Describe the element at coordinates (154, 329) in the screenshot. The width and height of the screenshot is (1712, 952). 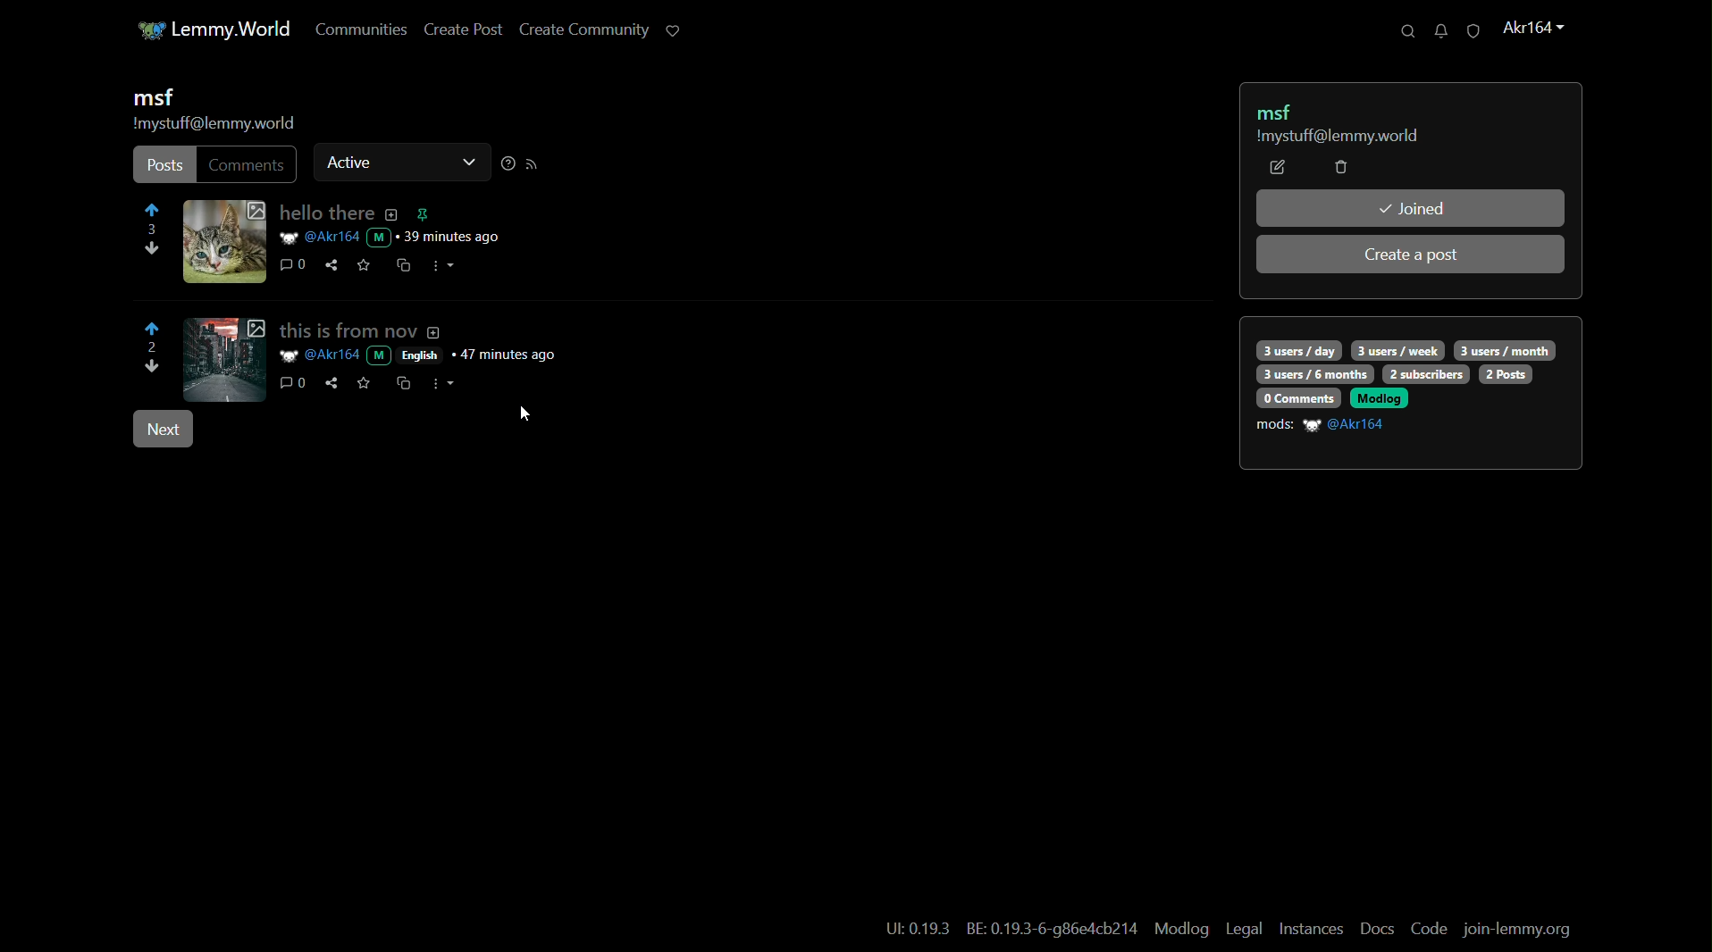
I see `upvote` at that location.